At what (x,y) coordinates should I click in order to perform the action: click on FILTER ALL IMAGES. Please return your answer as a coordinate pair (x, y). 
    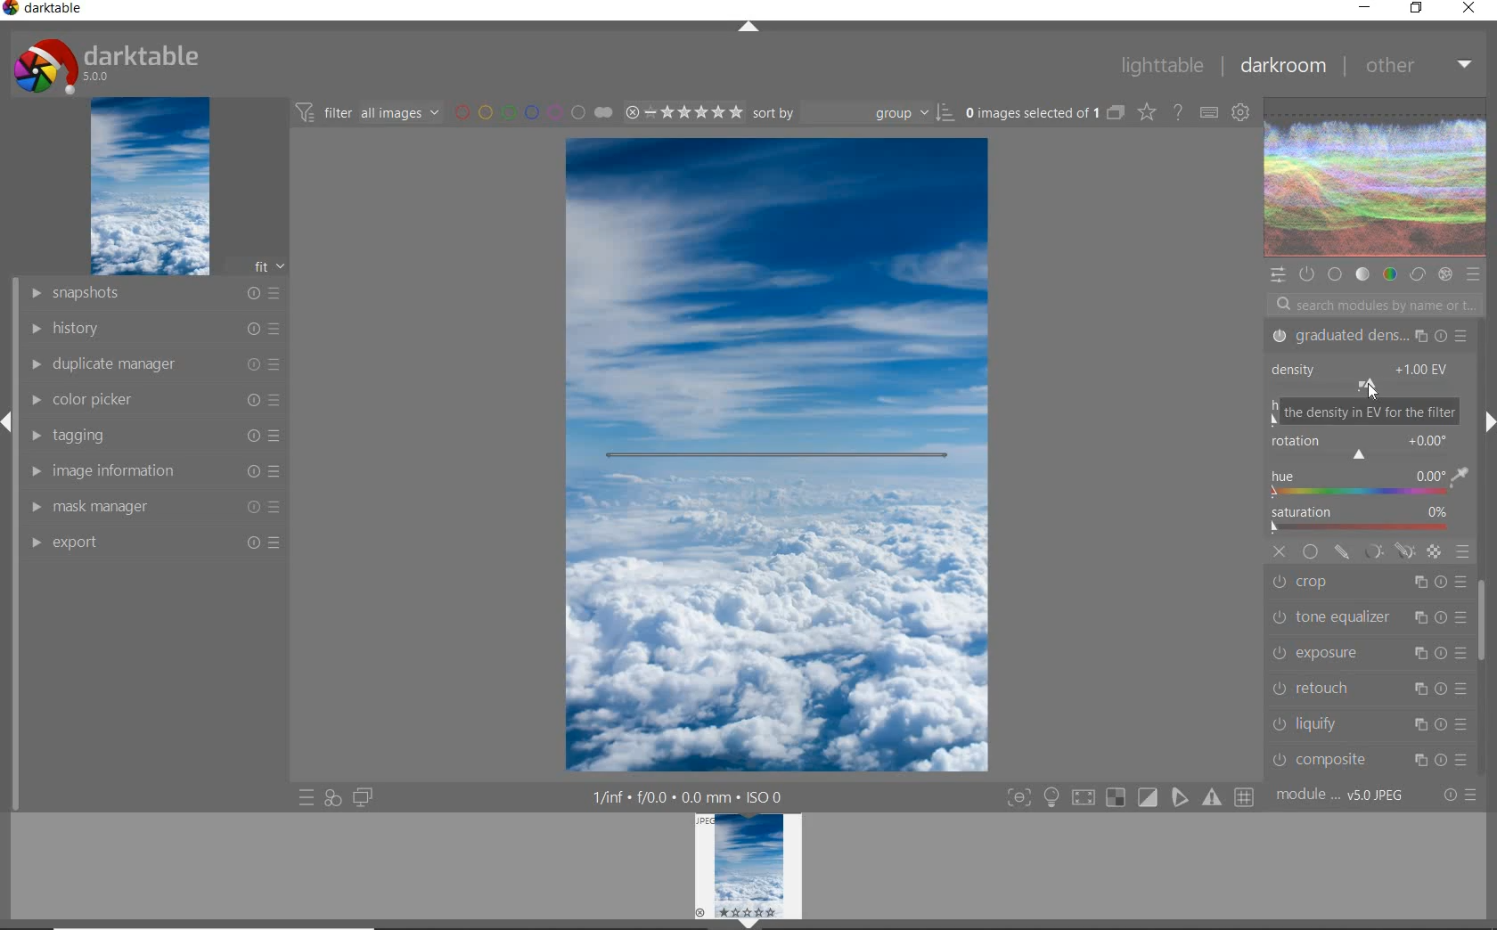
    Looking at the image, I should click on (366, 112).